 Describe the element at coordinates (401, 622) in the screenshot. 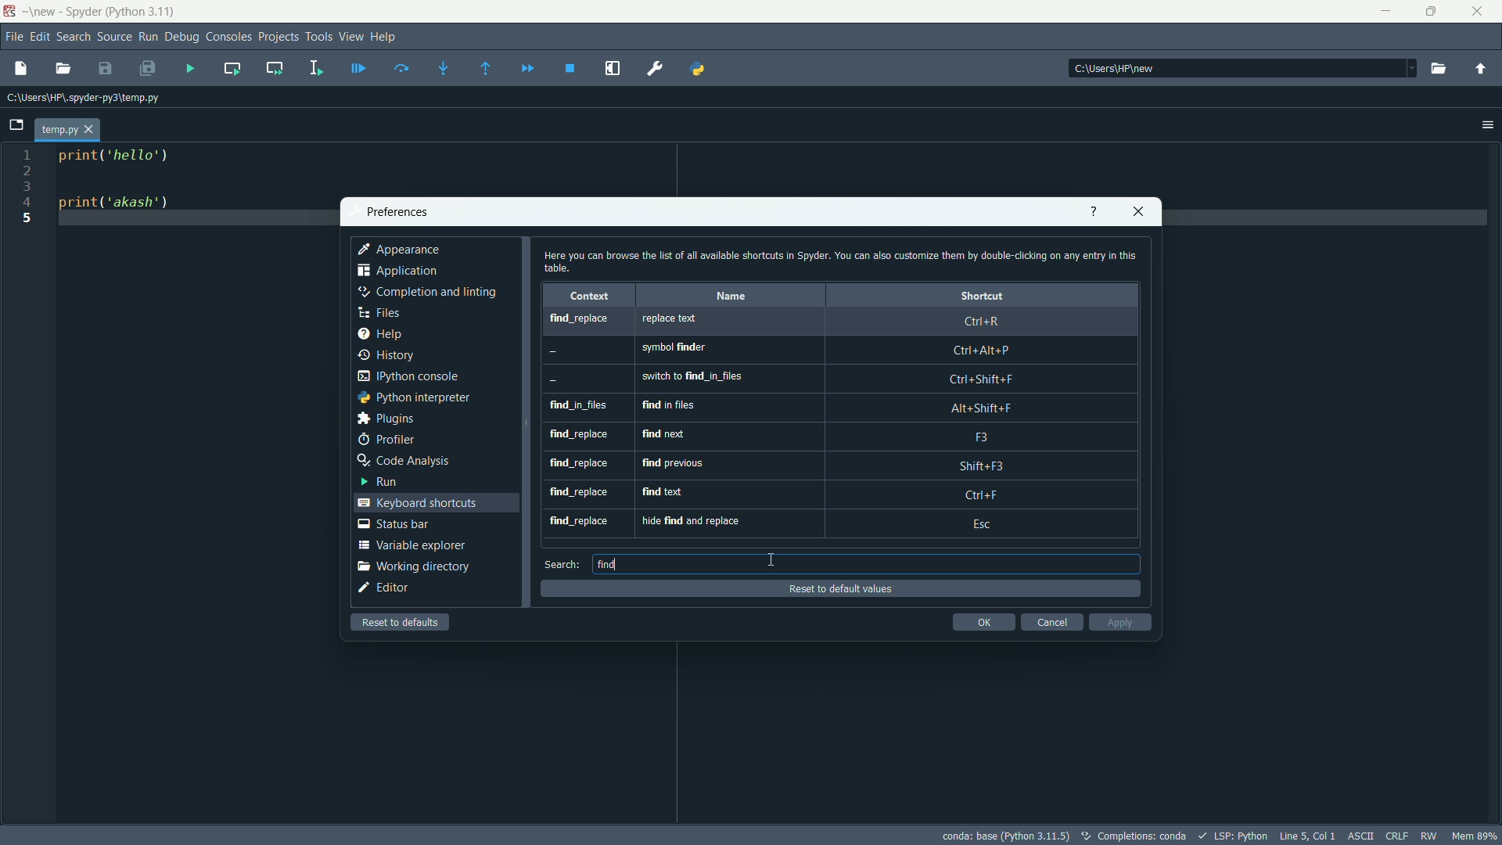

I see `reset to defaults` at that location.